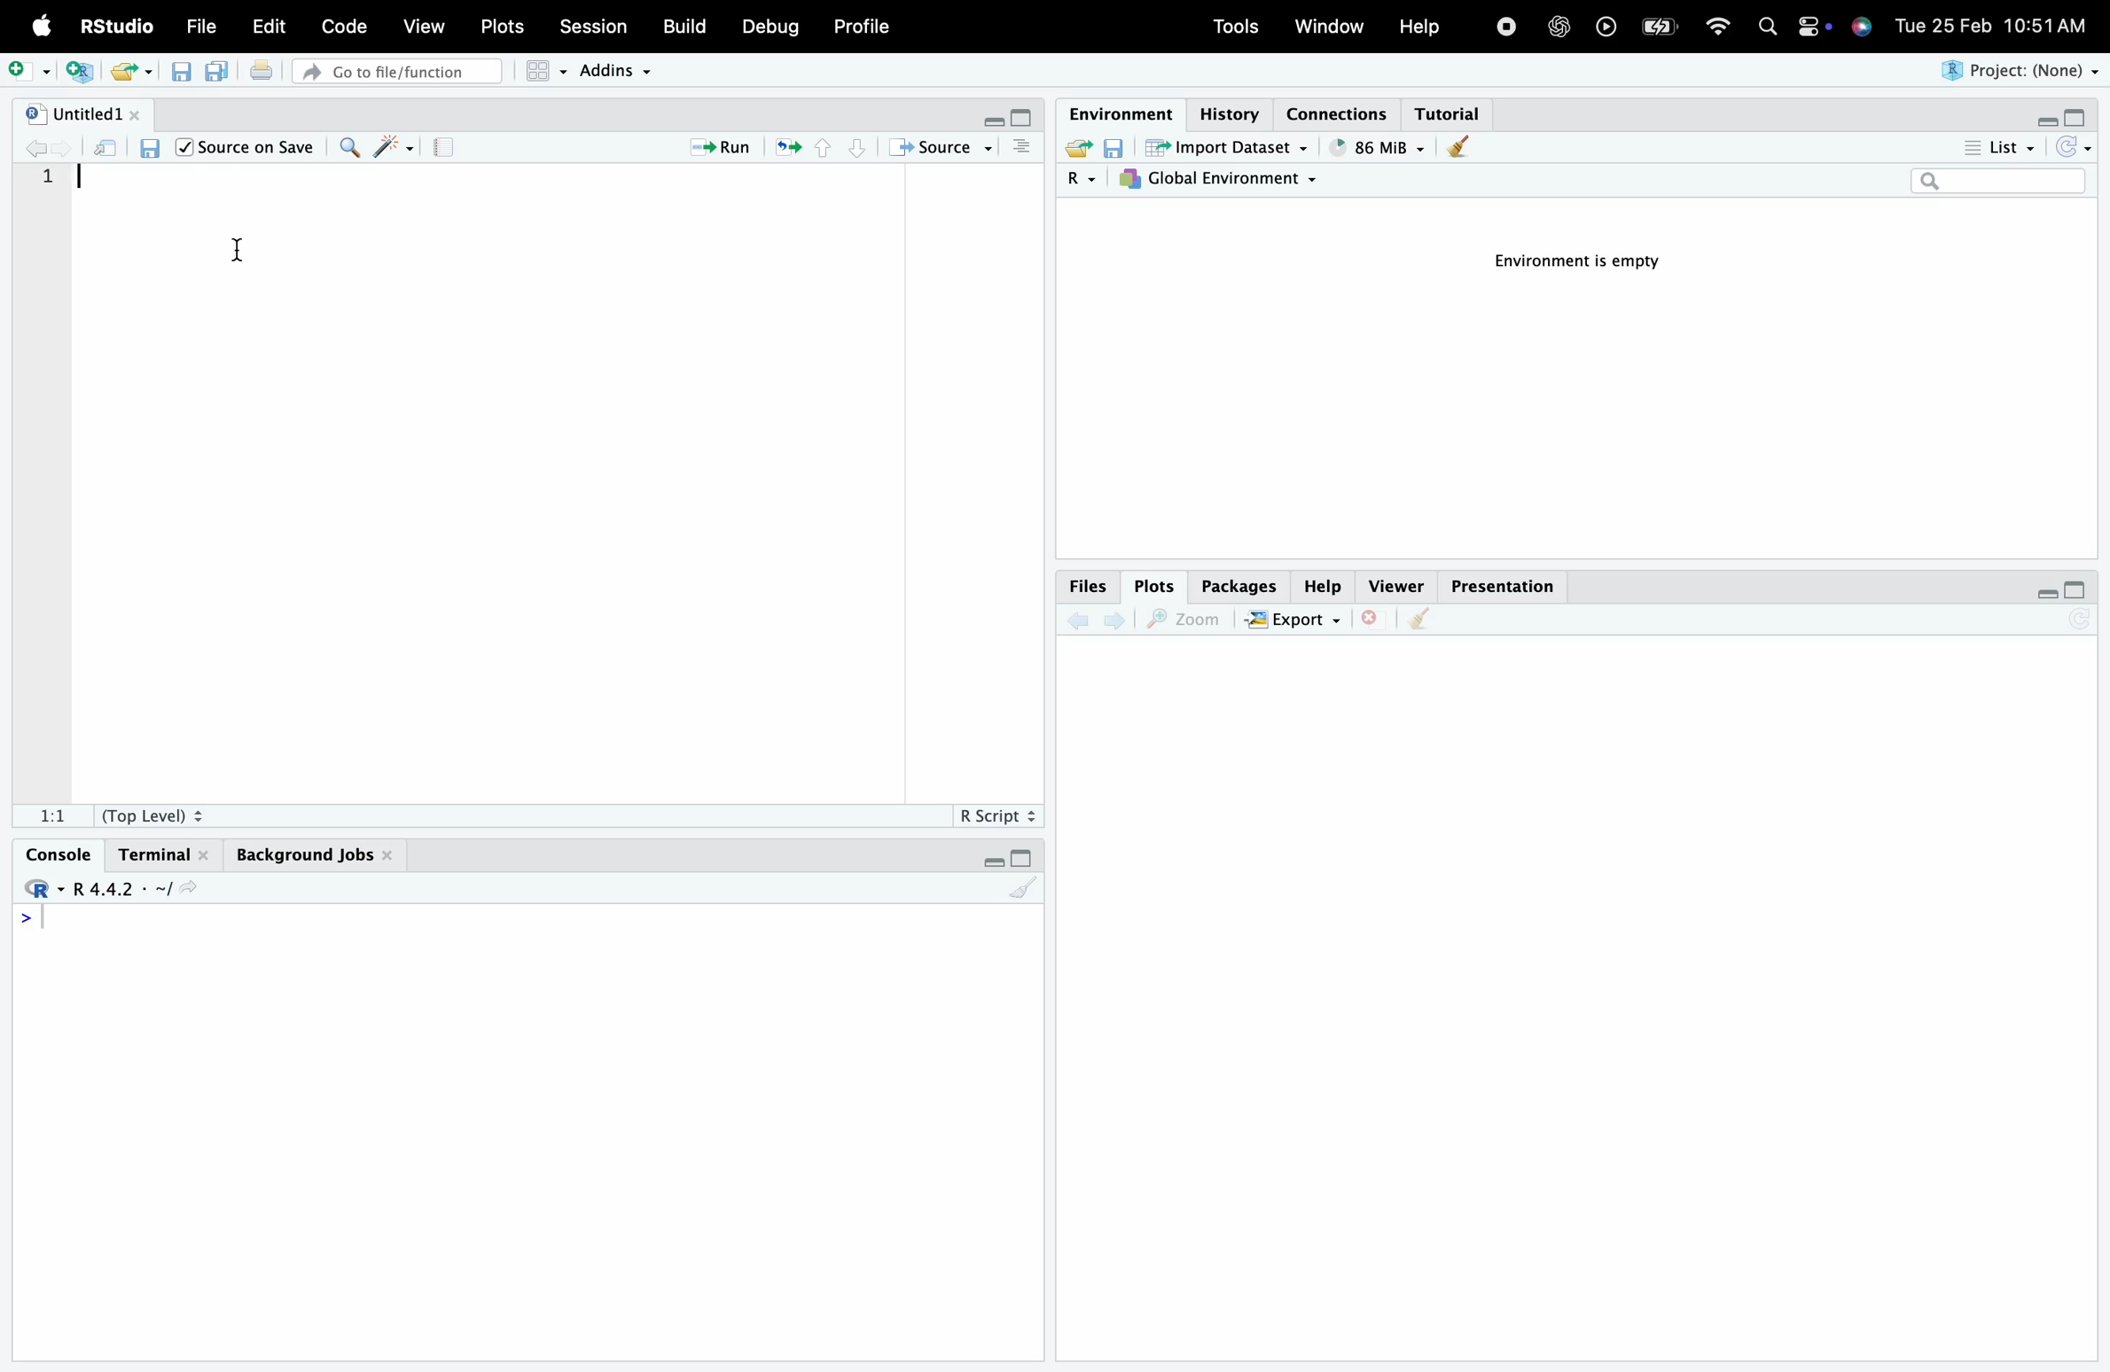  What do you see at coordinates (1568, 260) in the screenshot?
I see `Environment is empty` at bounding box center [1568, 260].